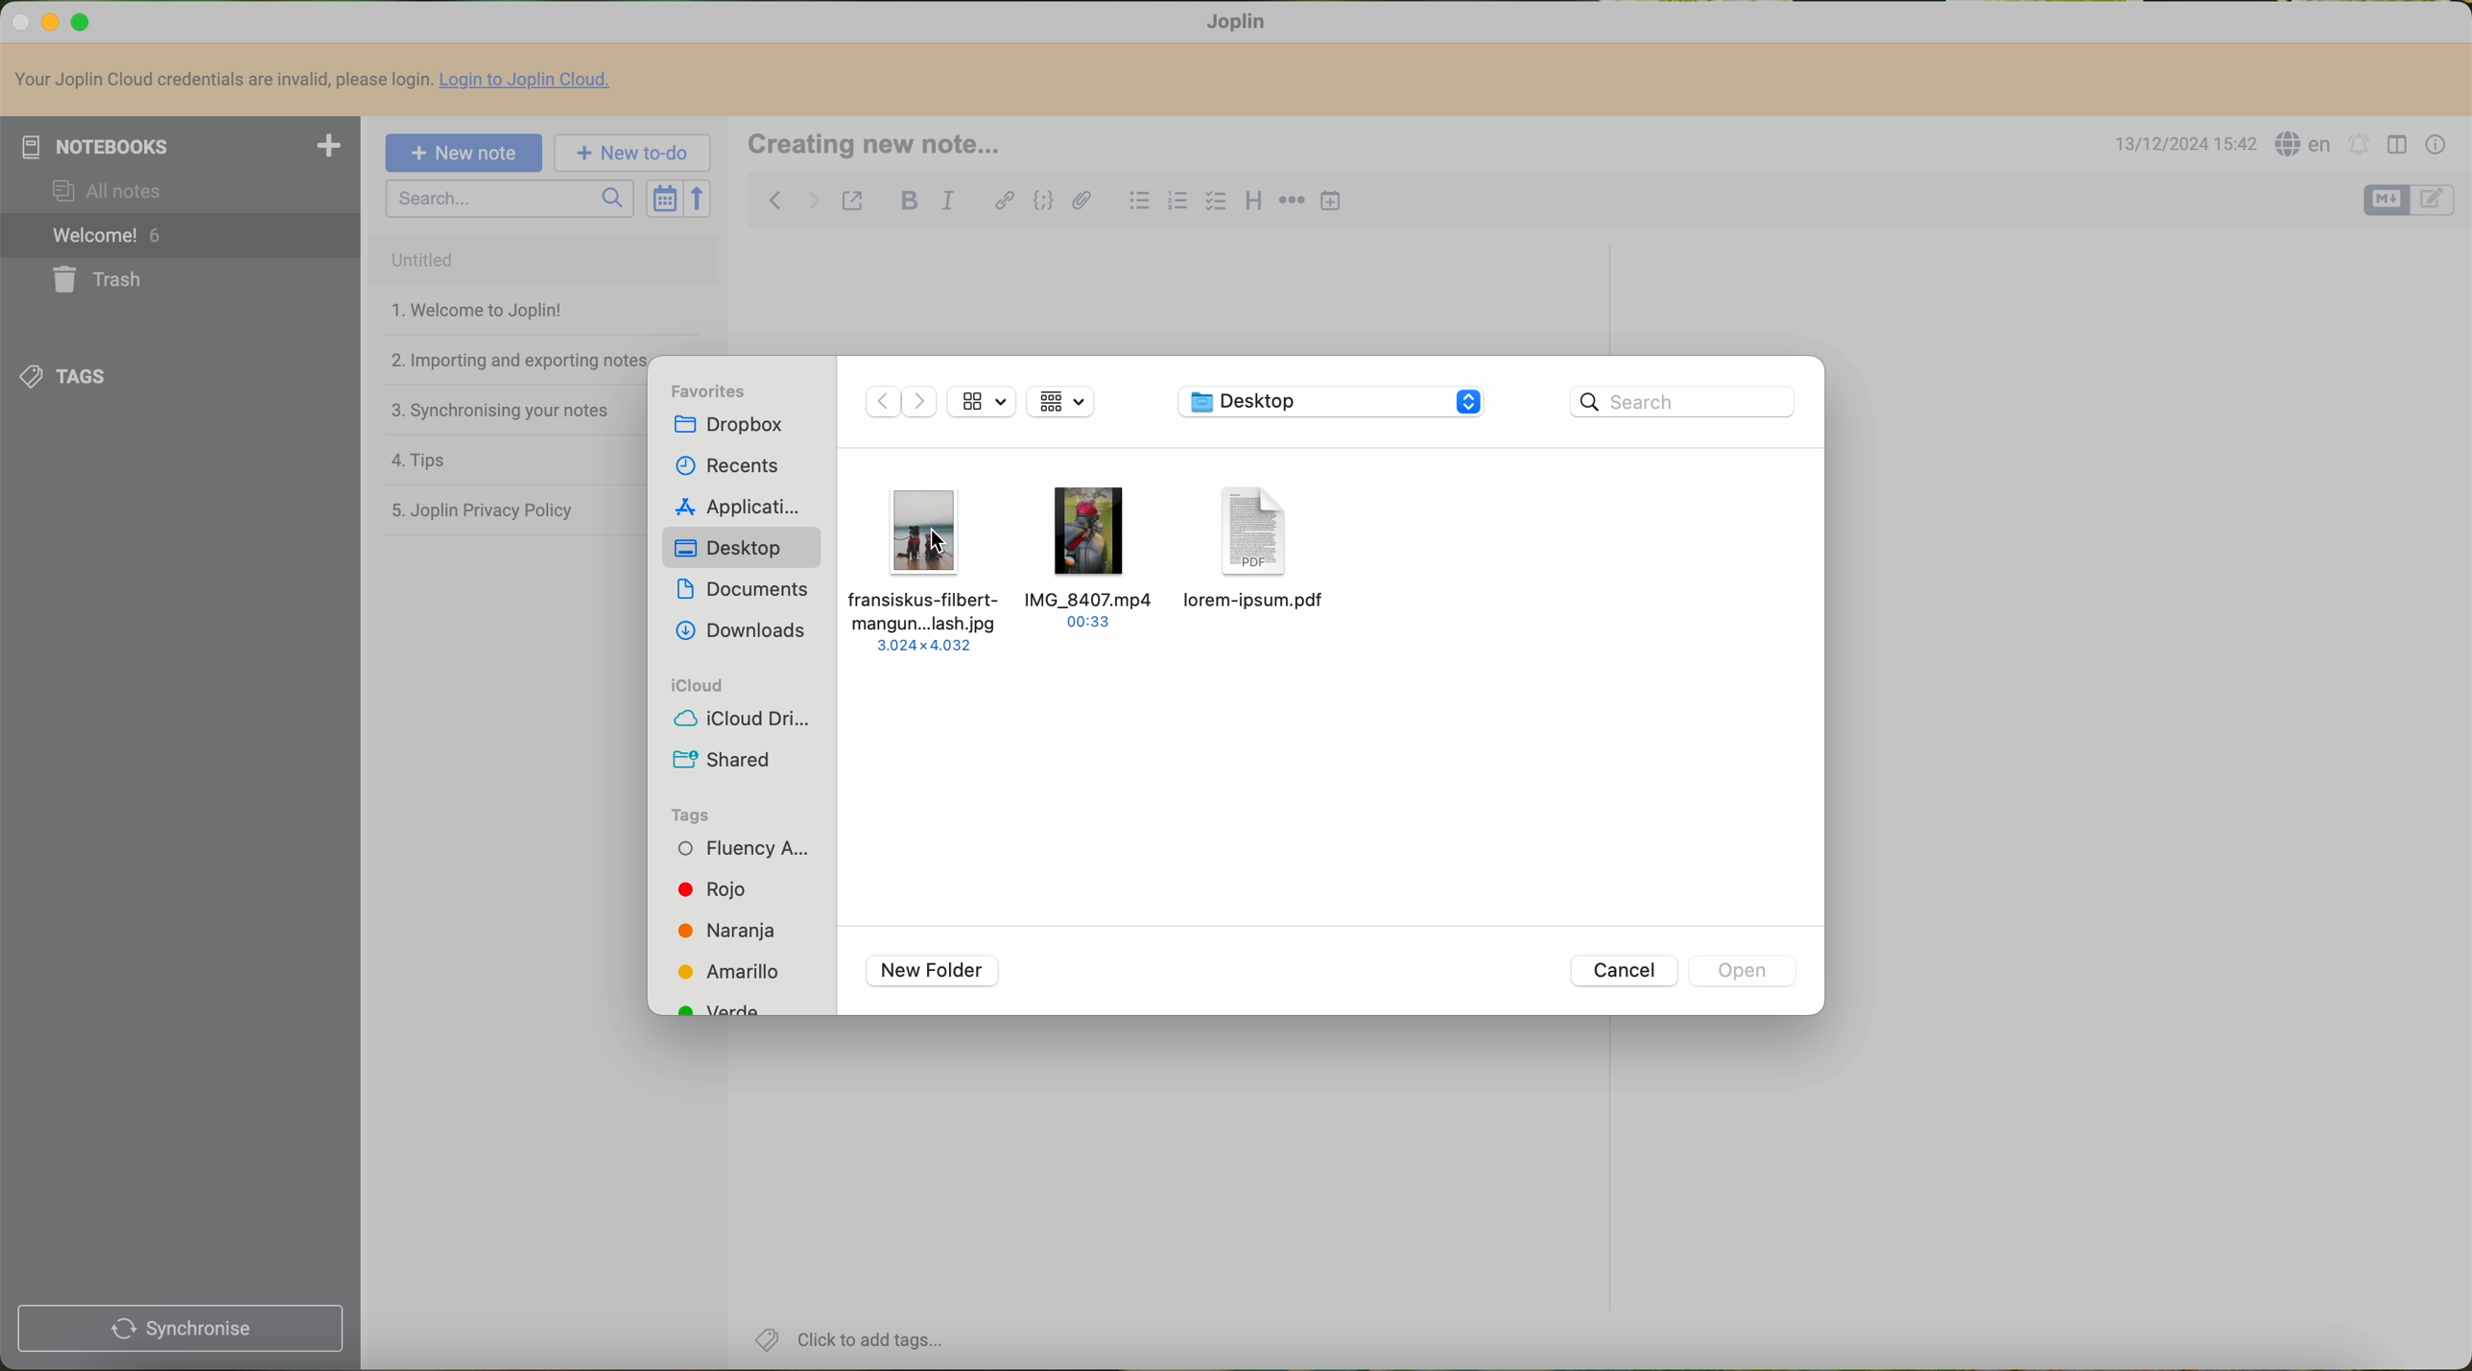  I want to click on yellow tag, so click(737, 973).